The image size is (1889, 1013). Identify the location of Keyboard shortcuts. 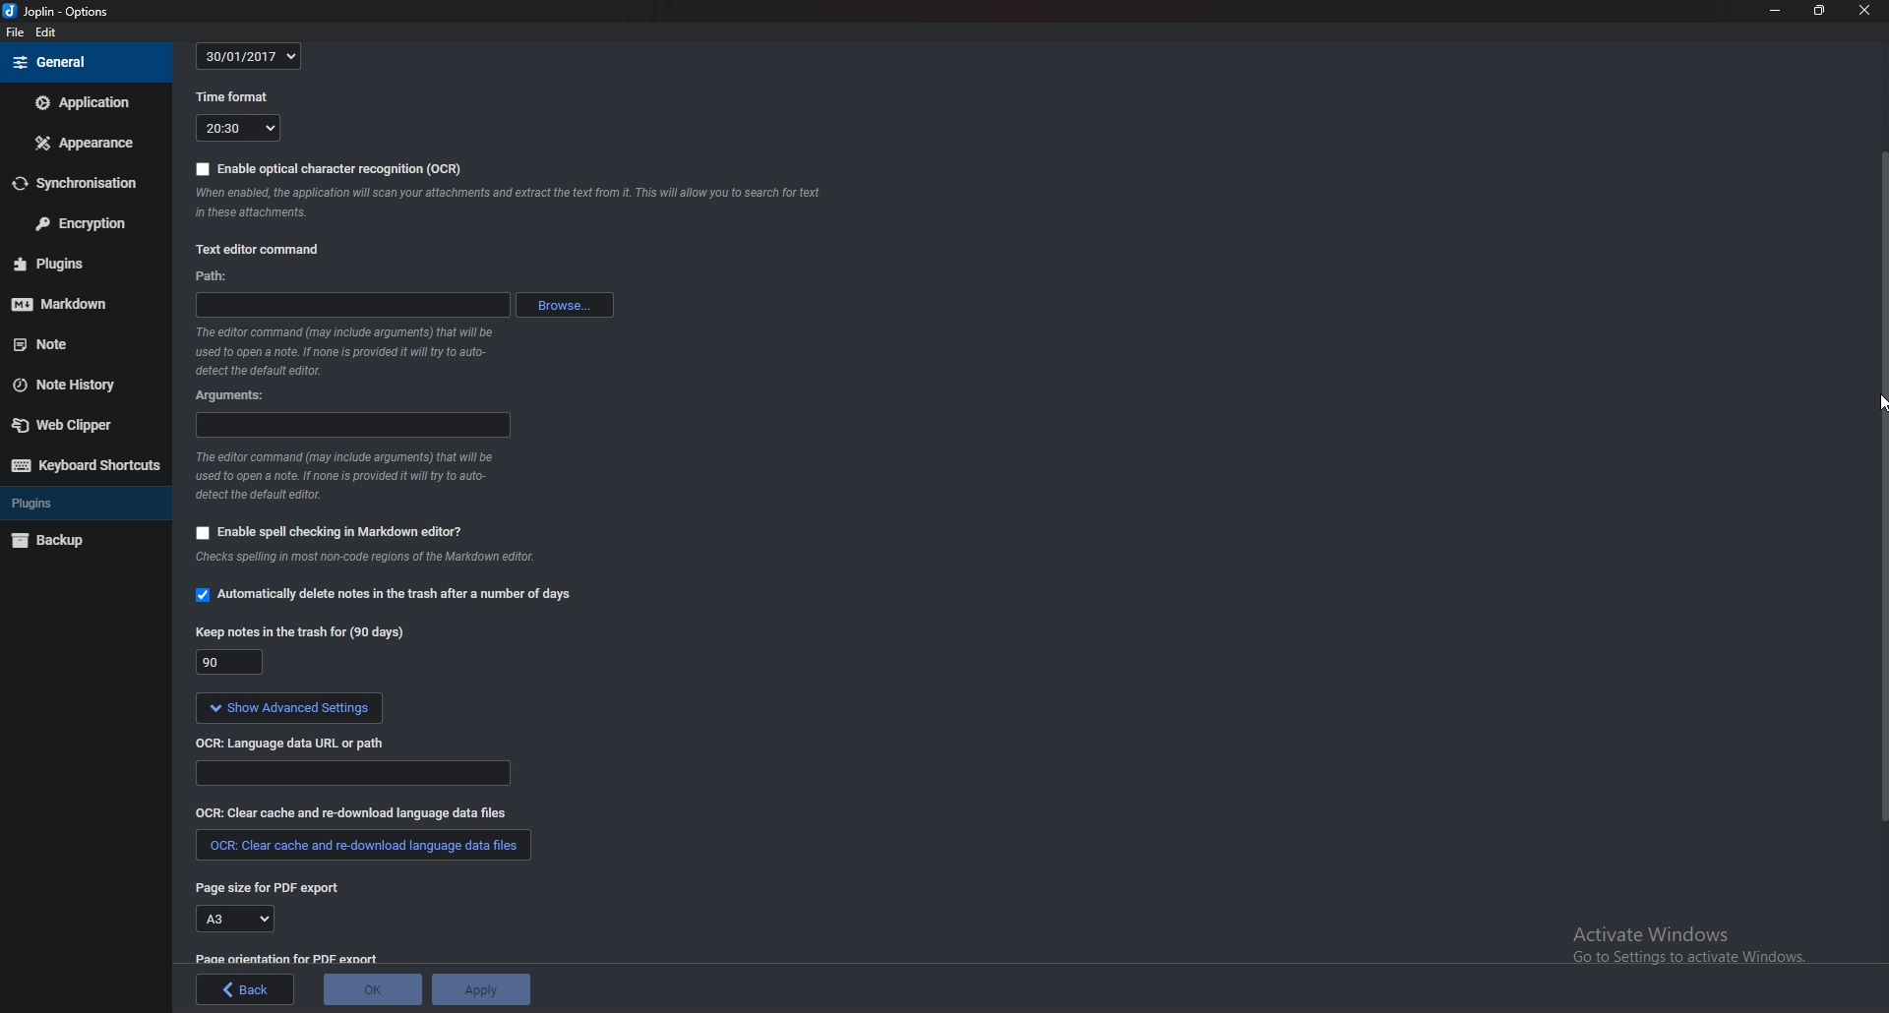
(84, 467).